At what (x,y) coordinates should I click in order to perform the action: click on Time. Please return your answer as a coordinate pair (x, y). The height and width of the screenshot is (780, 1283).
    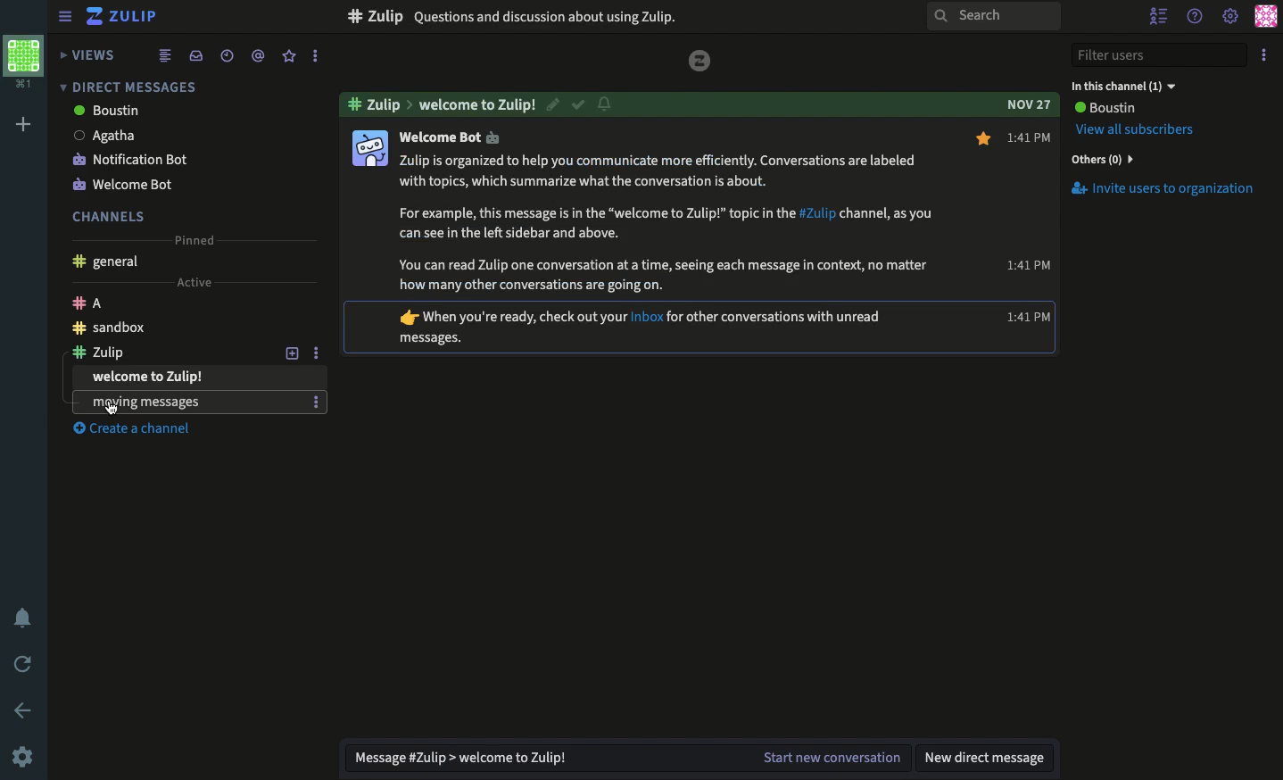
    Looking at the image, I should click on (1031, 135).